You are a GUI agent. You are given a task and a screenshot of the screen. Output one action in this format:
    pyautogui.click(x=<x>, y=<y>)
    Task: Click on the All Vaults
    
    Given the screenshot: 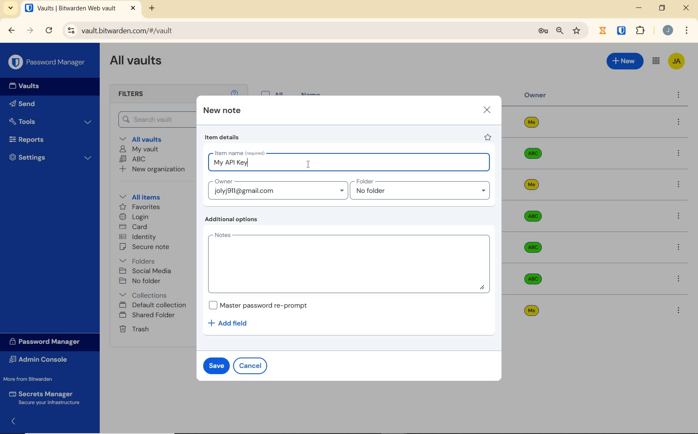 What is the action you would take?
    pyautogui.click(x=140, y=63)
    